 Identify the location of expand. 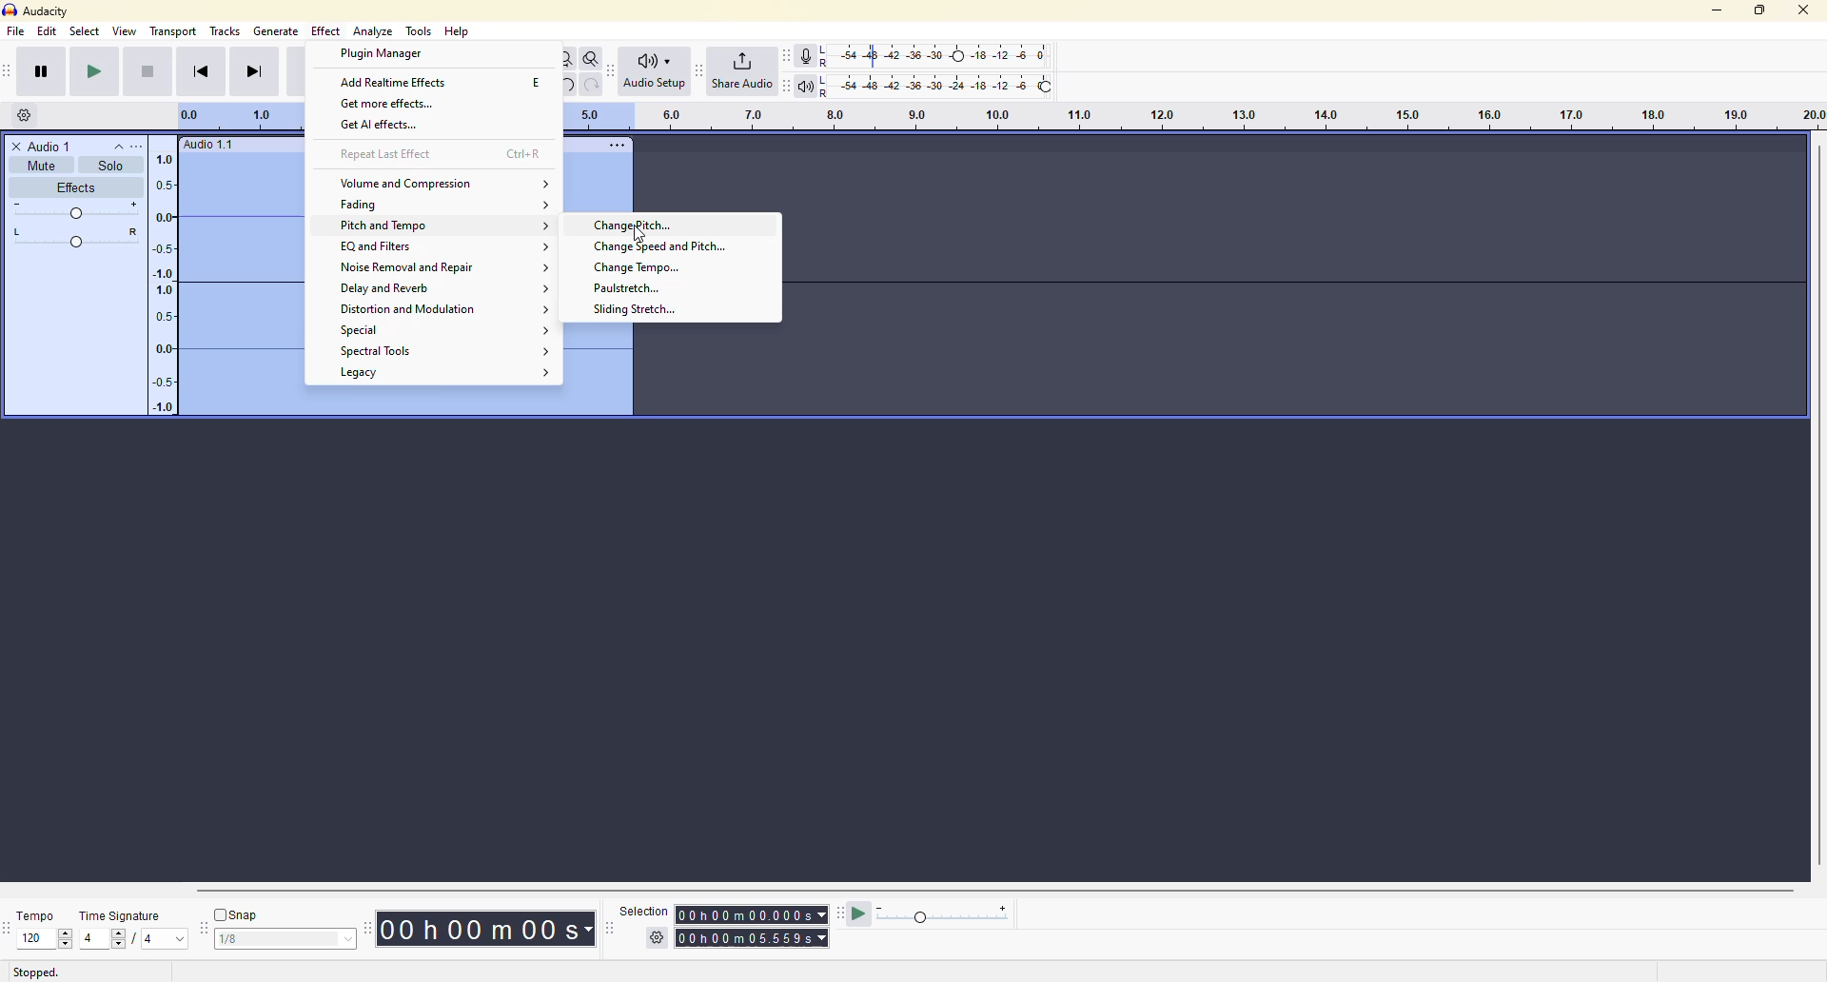
(547, 206).